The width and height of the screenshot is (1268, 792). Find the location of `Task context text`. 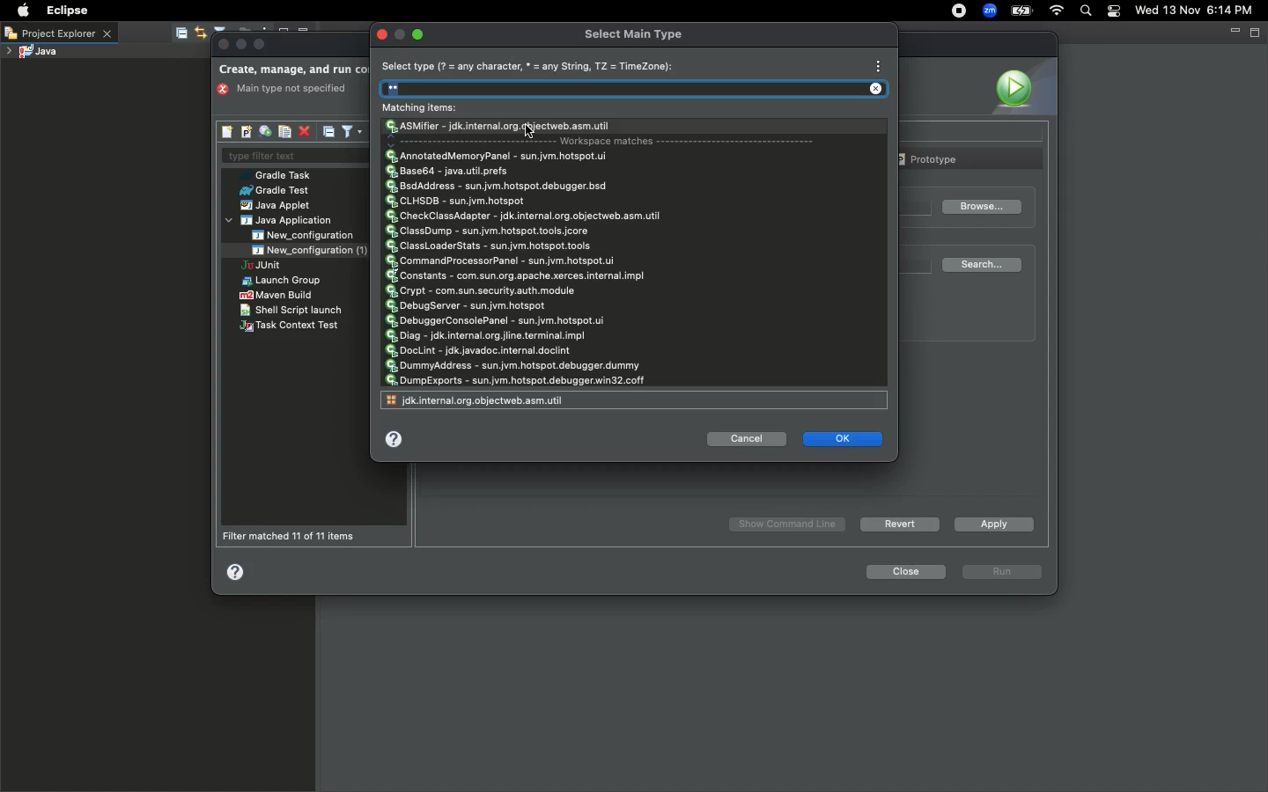

Task context text is located at coordinates (291, 326).